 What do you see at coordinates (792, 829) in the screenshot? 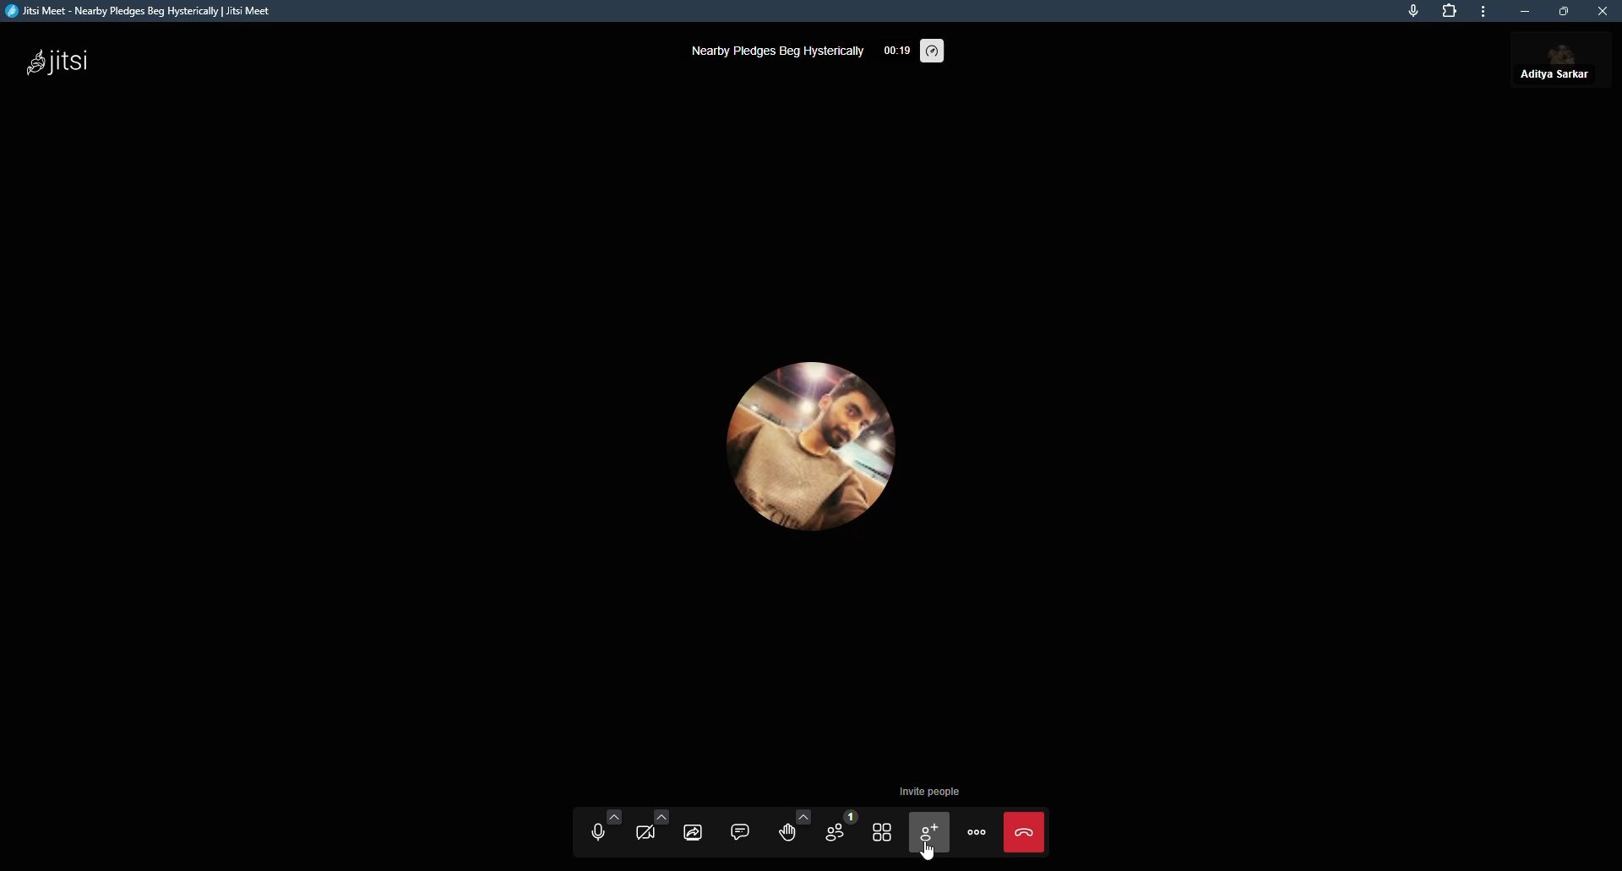
I see `raise hand` at bounding box center [792, 829].